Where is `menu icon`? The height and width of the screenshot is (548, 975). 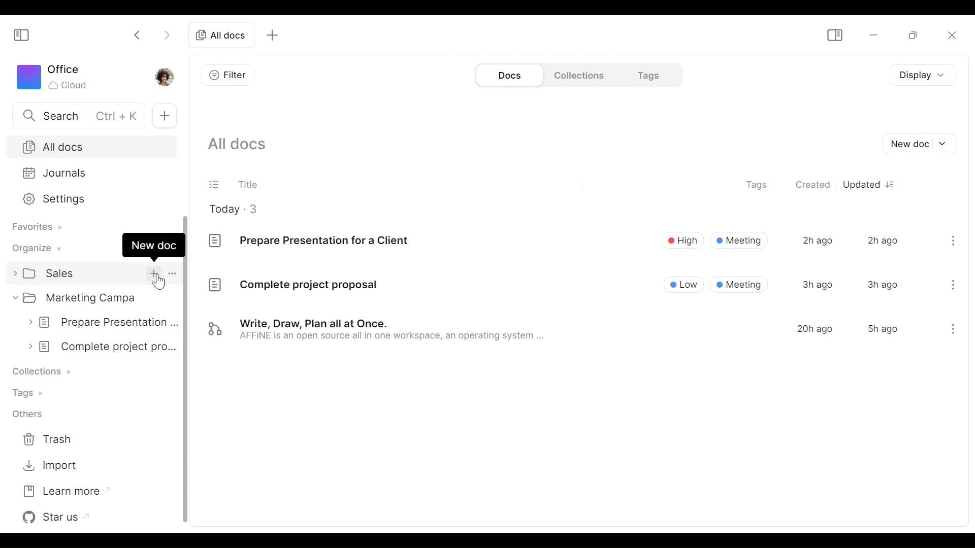 menu icon is located at coordinates (952, 331).